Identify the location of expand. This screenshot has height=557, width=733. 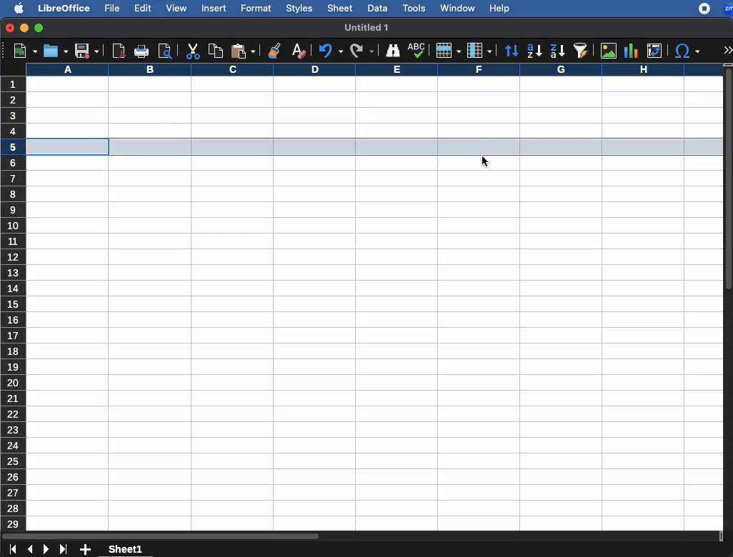
(728, 47).